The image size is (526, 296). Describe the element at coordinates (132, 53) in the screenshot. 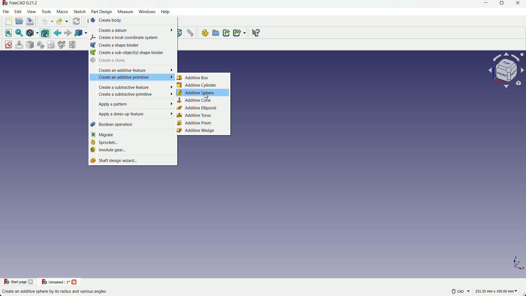

I see `create a sub objects sub binder` at that location.